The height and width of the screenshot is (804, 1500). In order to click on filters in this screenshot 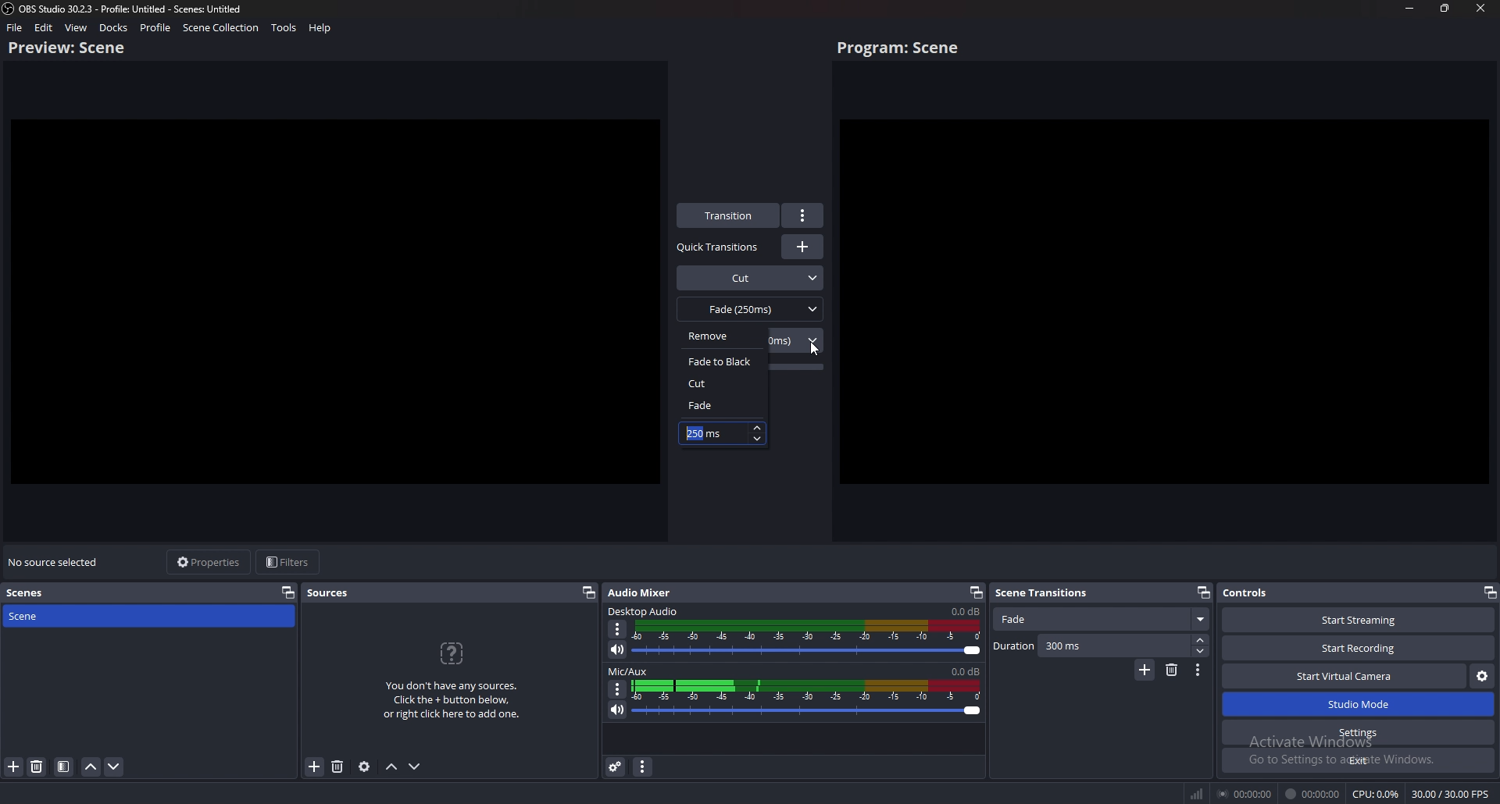, I will do `click(290, 563)`.